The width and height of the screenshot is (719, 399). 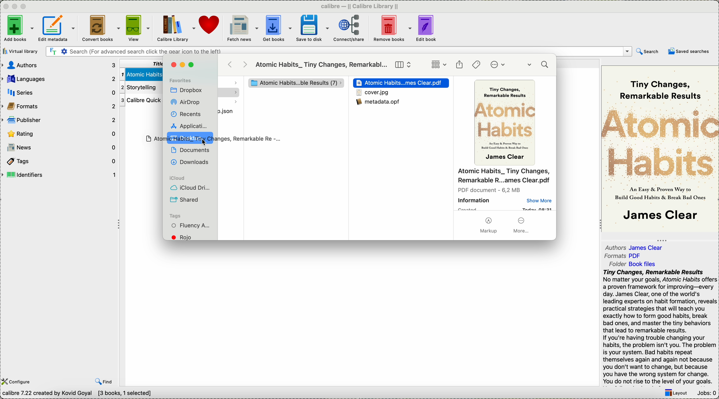 What do you see at coordinates (522, 225) in the screenshot?
I see `more` at bounding box center [522, 225].